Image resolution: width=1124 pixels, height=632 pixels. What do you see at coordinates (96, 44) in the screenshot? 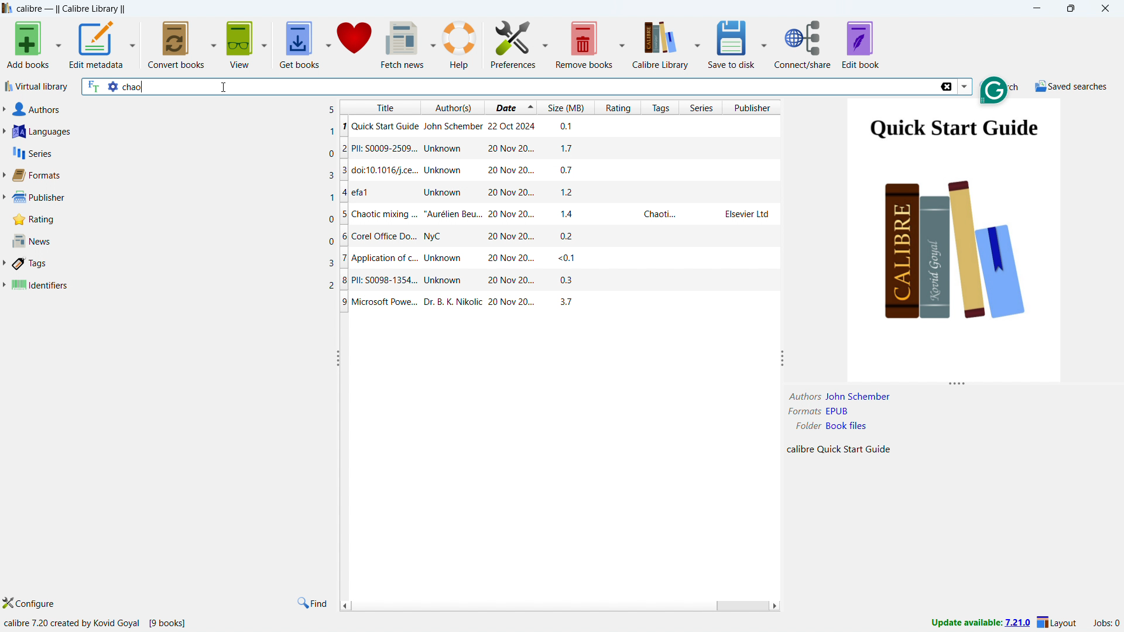
I see `edit metadata` at bounding box center [96, 44].